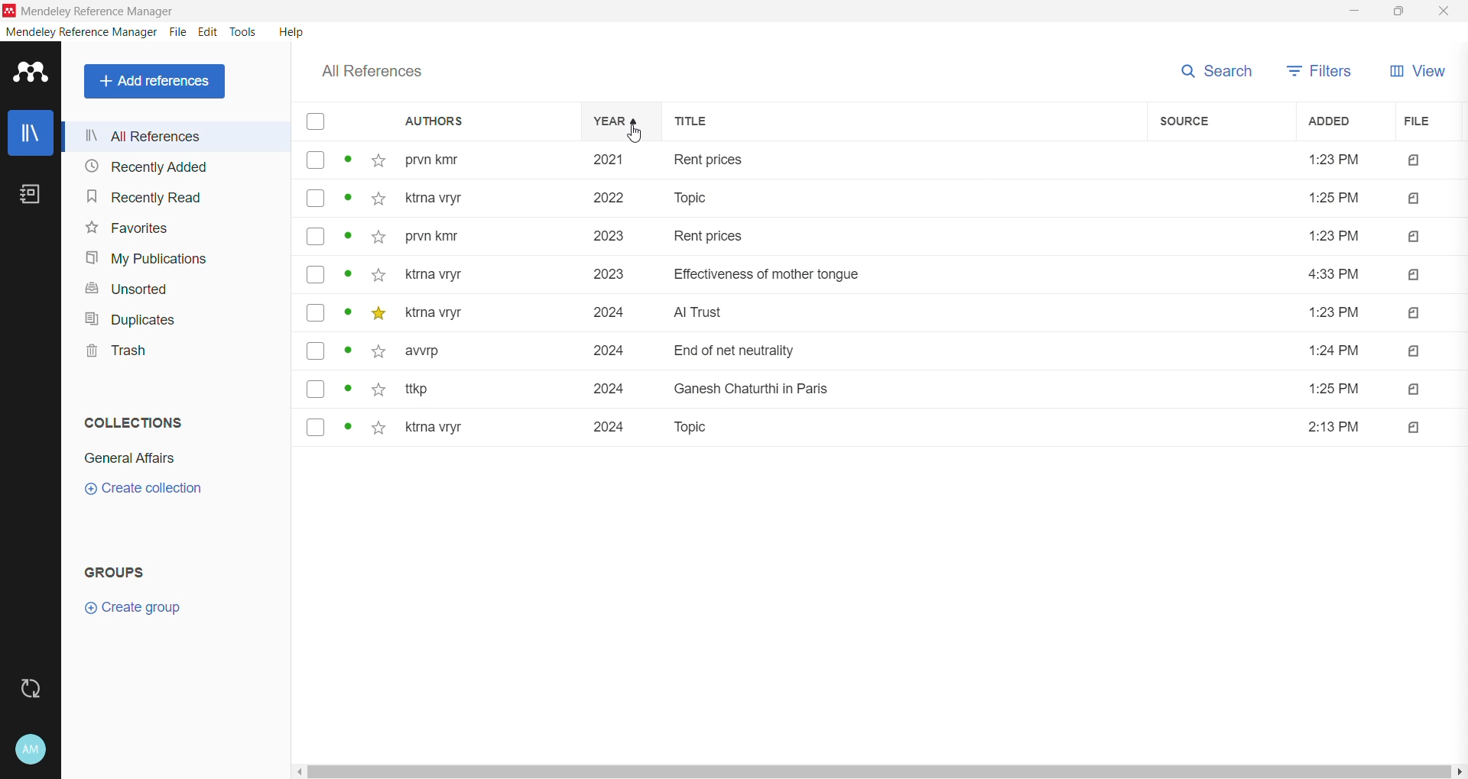 Image resolution: width=1468 pixels, height=779 pixels. Describe the element at coordinates (635, 134) in the screenshot. I see `cursor` at that location.